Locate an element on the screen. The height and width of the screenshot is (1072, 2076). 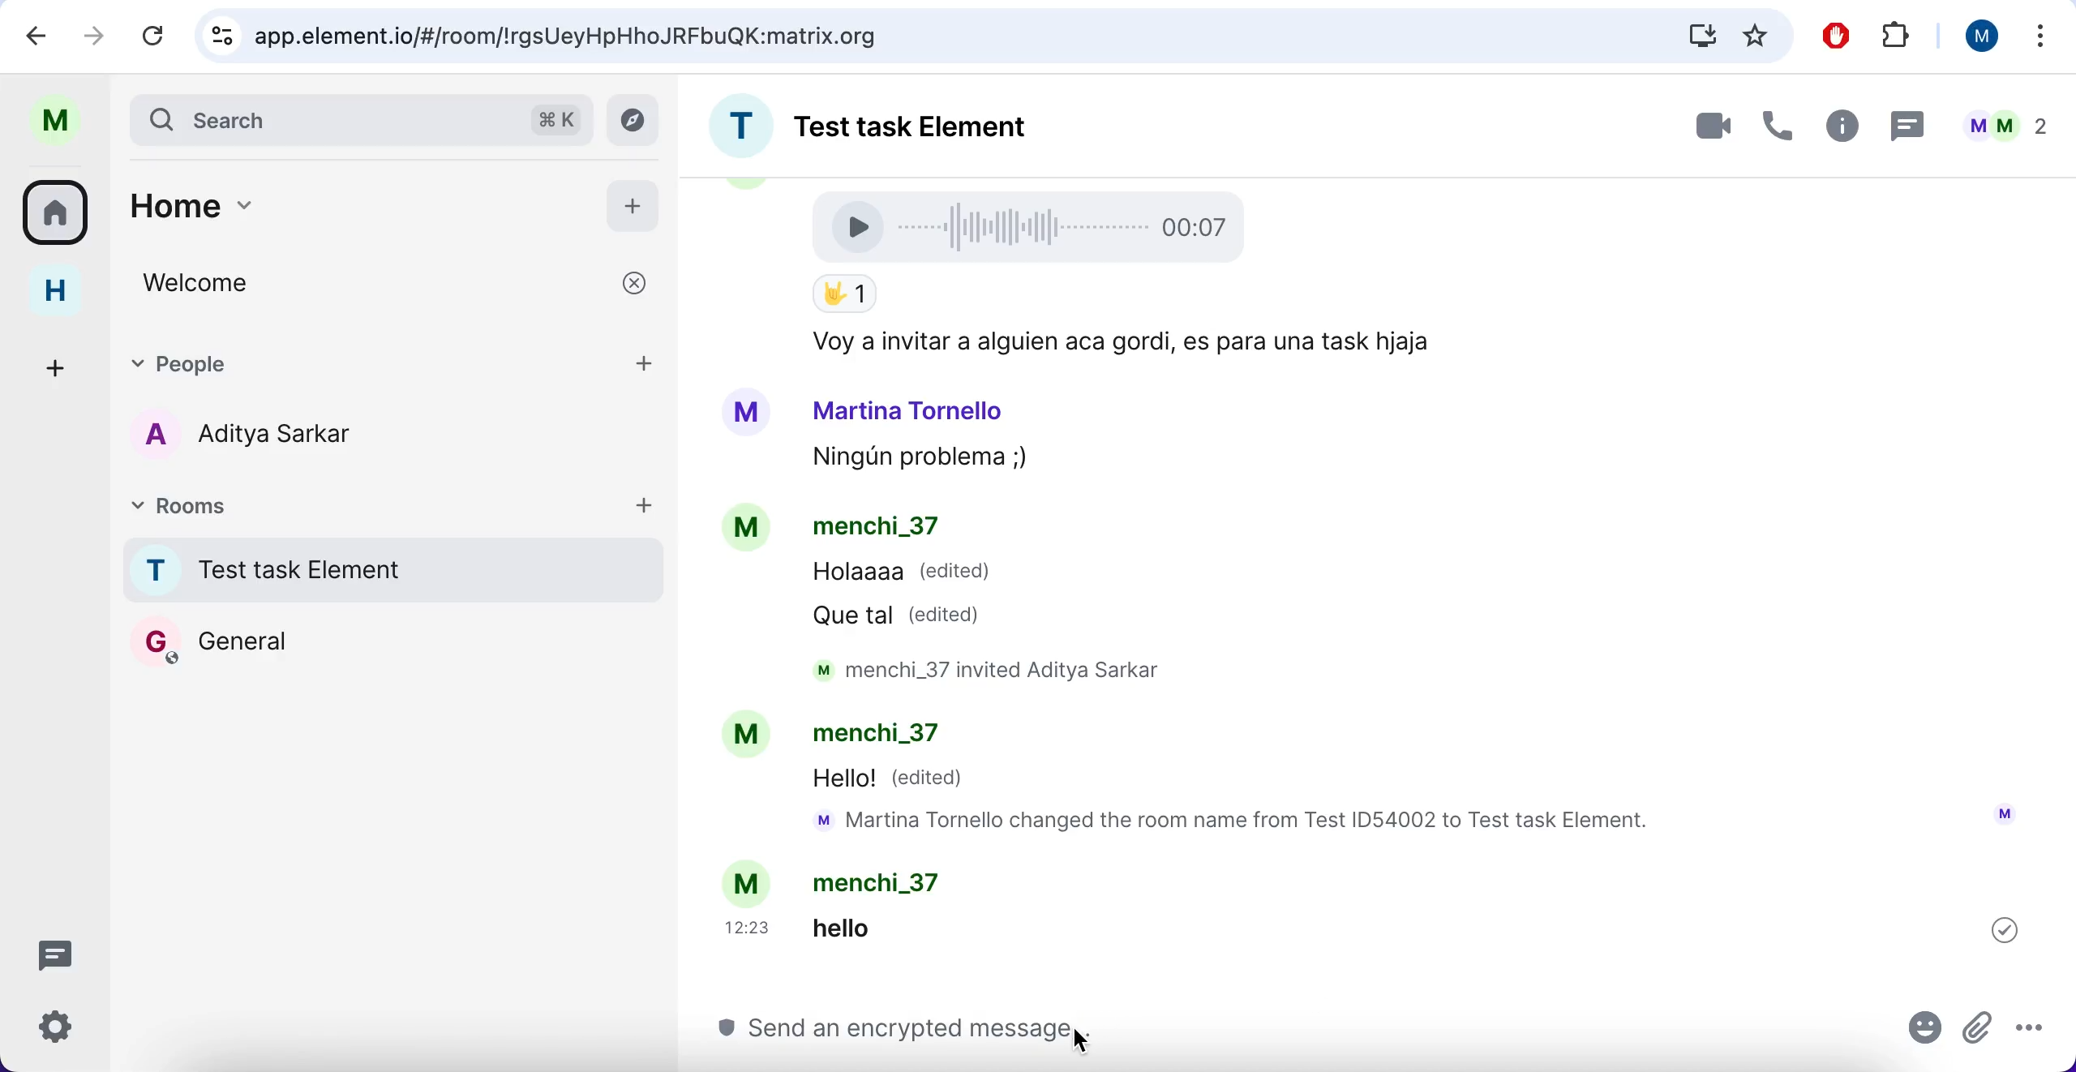
Avatar is located at coordinates (746, 413).